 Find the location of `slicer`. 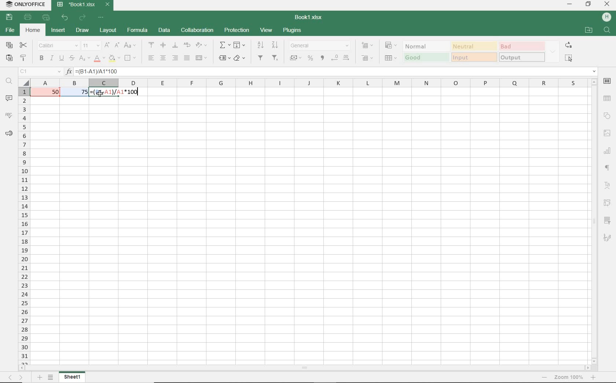

slicer is located at coordinates (609, 220).